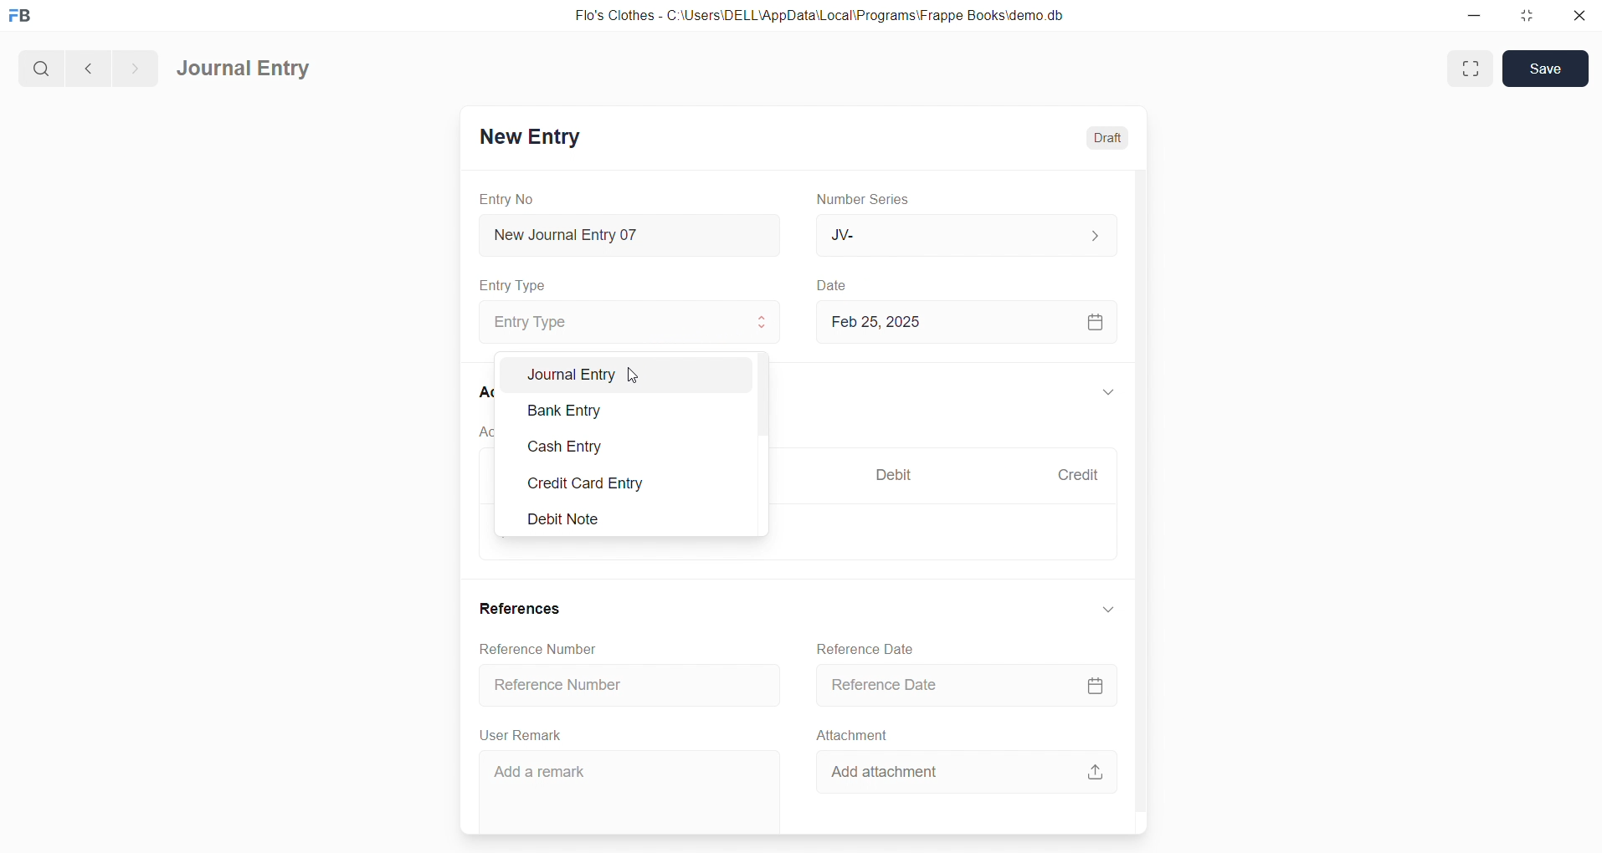 Image resolution: width=1602 pixels, height=853 pixels. What do you see at coordinates (507, 198) in the screenshot?
I see `Entry No` at bounding box center [507, 198].